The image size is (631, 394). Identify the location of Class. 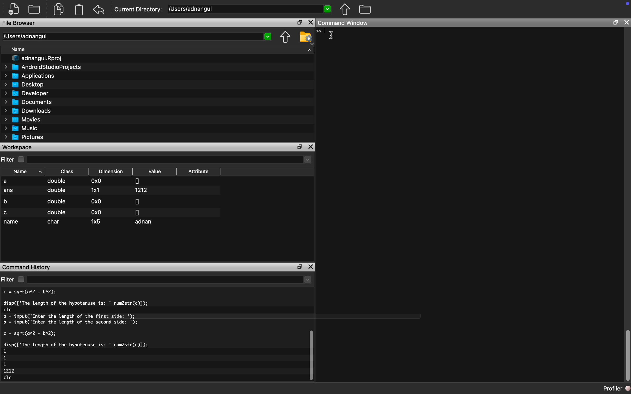
(67, 171).